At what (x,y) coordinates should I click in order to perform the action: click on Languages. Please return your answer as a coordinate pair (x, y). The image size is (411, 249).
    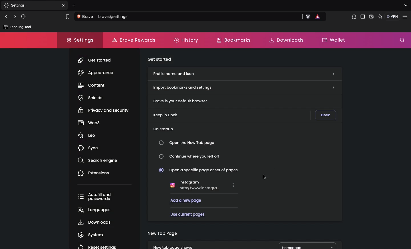
    Looking at the image, I should click on (93, 209).